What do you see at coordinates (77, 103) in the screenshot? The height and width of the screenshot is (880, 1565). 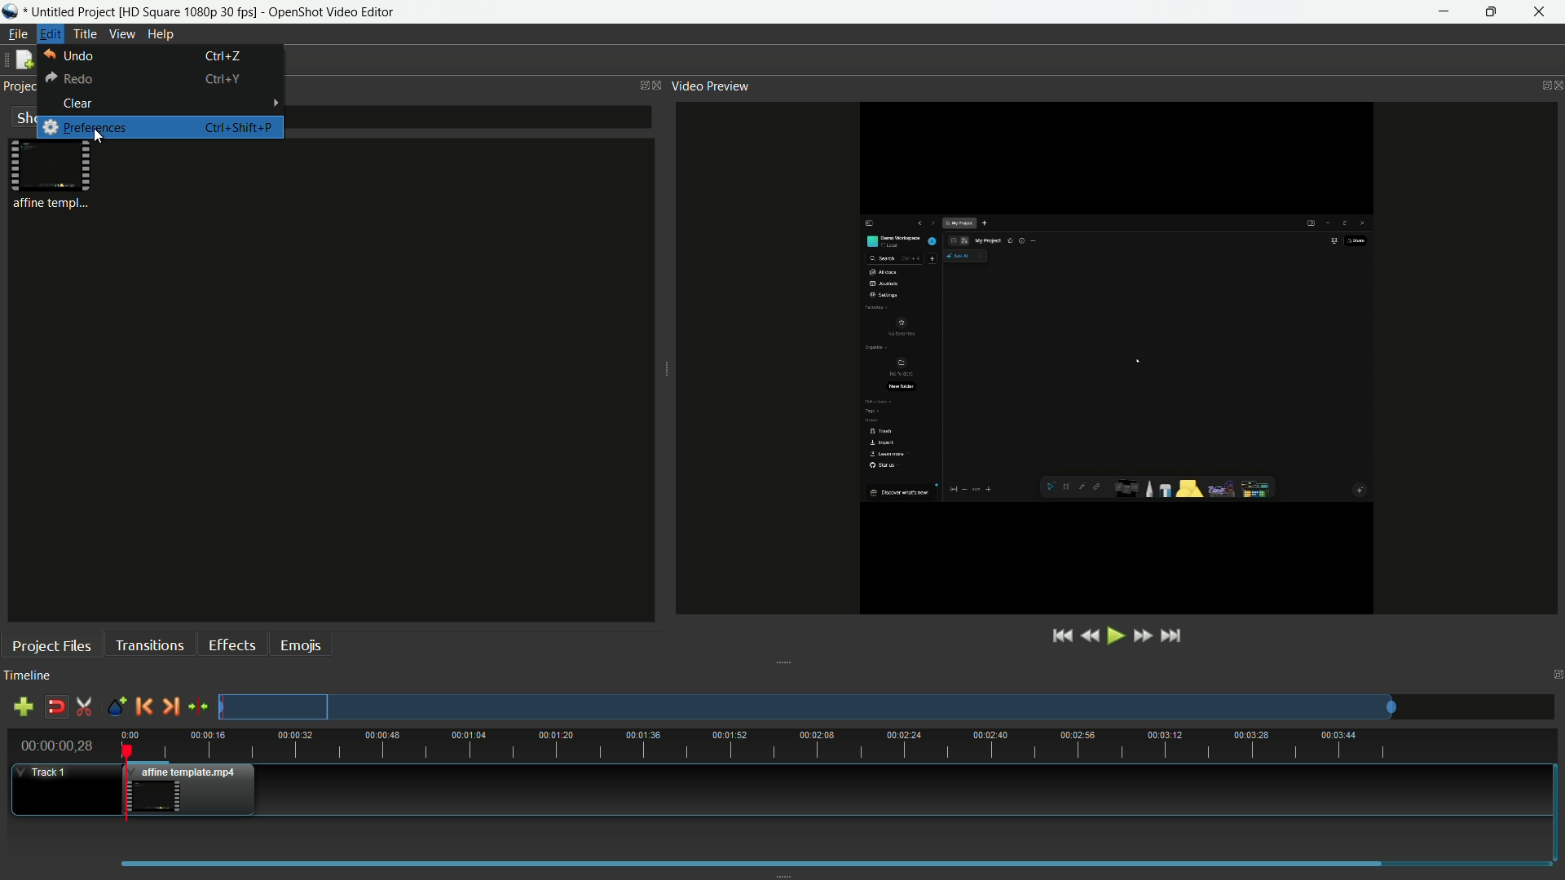 I see `clear` at bounding box center [77, 103].